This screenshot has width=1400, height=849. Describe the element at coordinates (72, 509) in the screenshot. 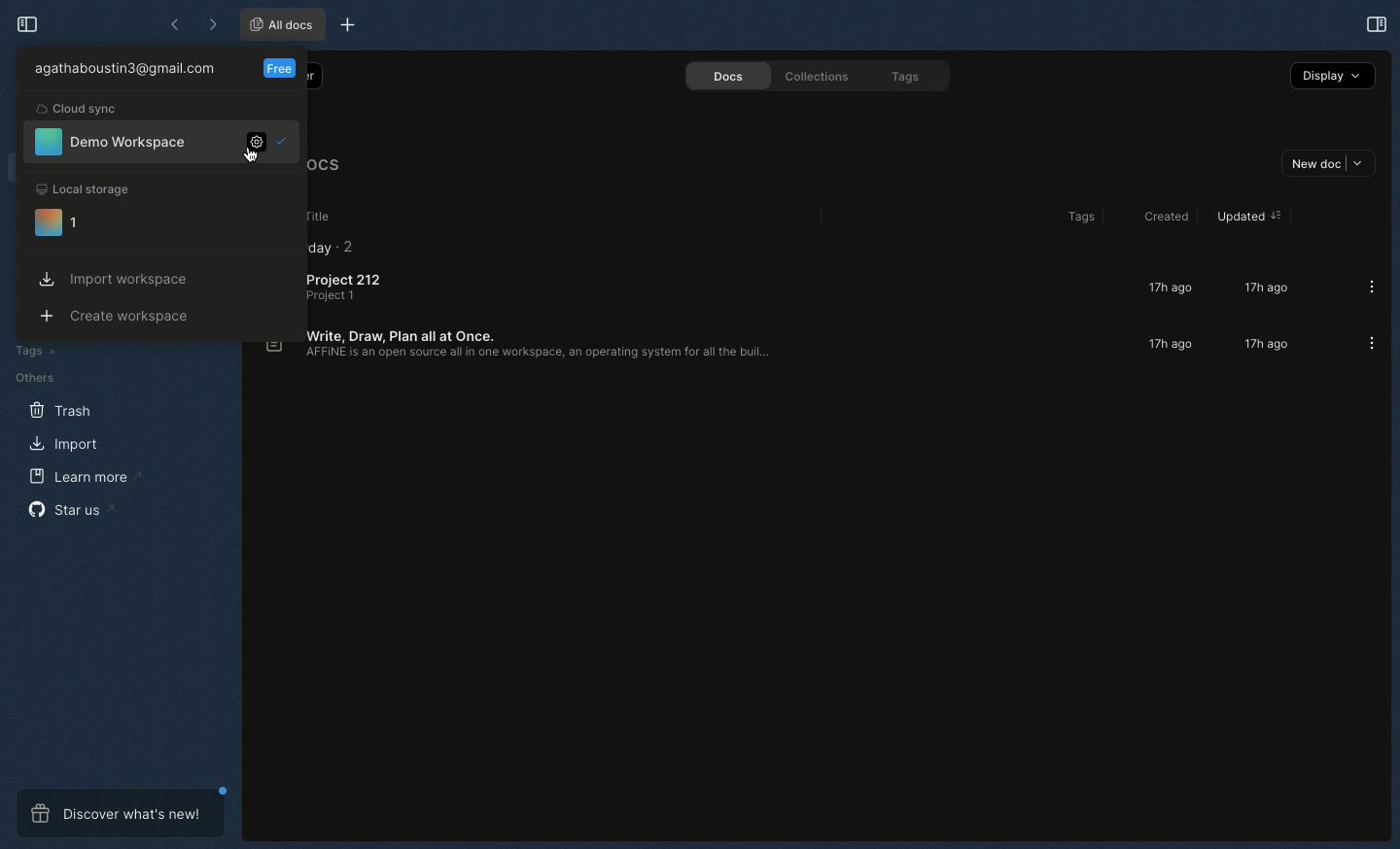

I see `Star us` at that location.